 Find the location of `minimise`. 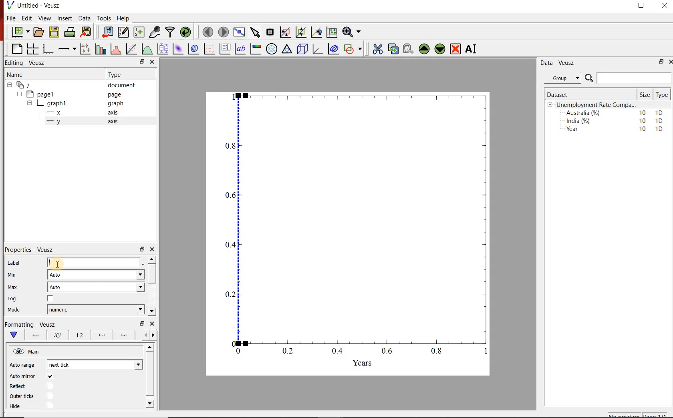

minimise is located at coordinates (661, 62).